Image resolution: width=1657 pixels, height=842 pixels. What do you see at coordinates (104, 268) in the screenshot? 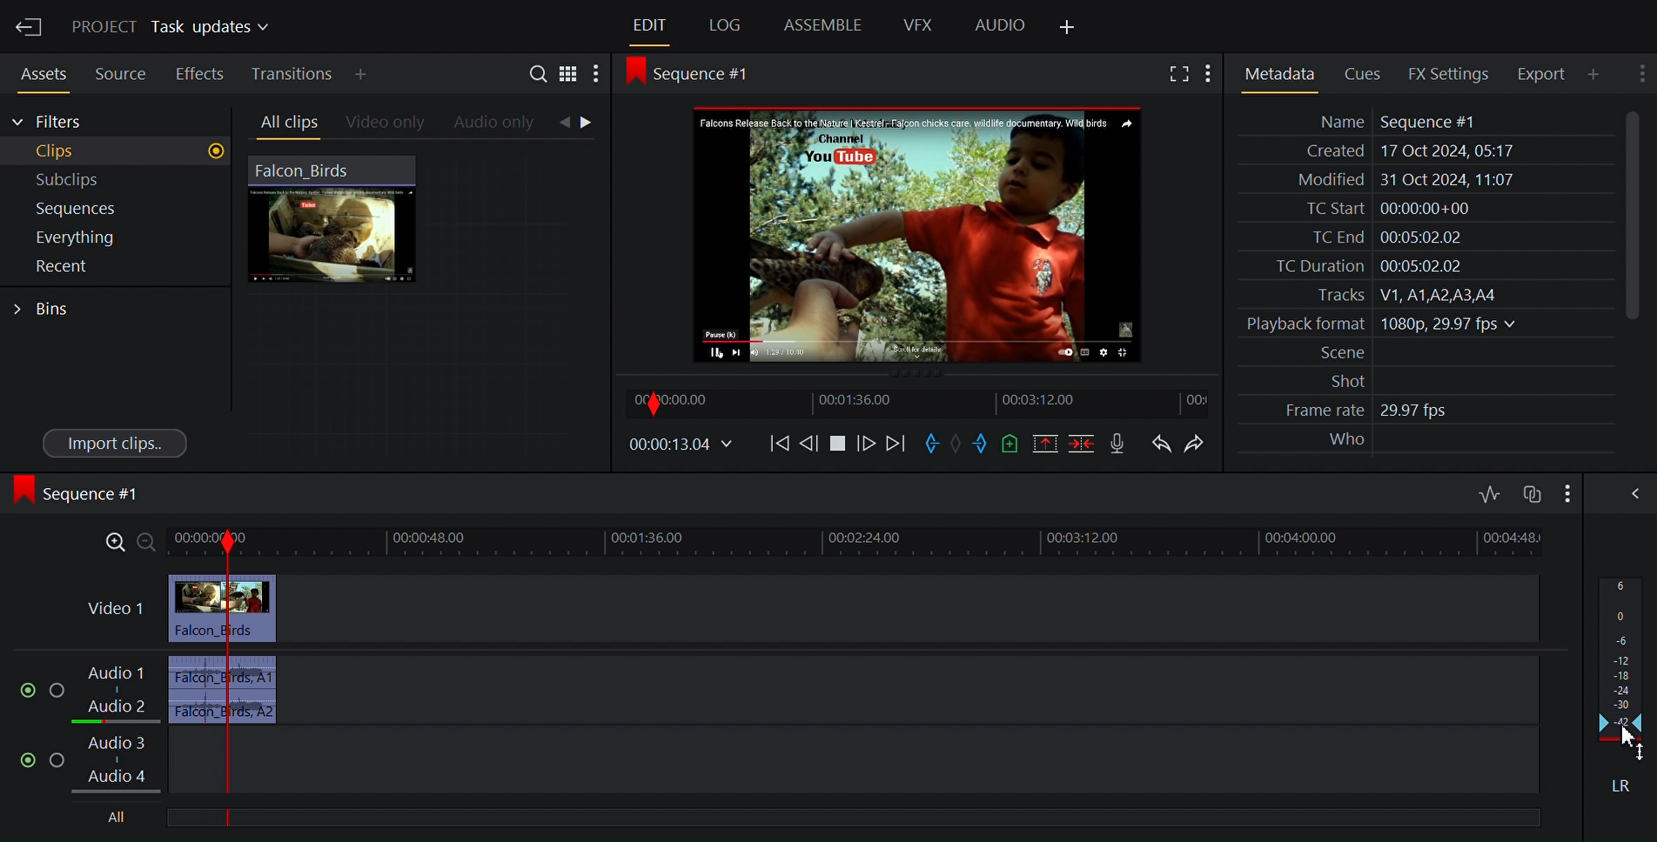
I see `Recent` at bounding box center [104, 268].